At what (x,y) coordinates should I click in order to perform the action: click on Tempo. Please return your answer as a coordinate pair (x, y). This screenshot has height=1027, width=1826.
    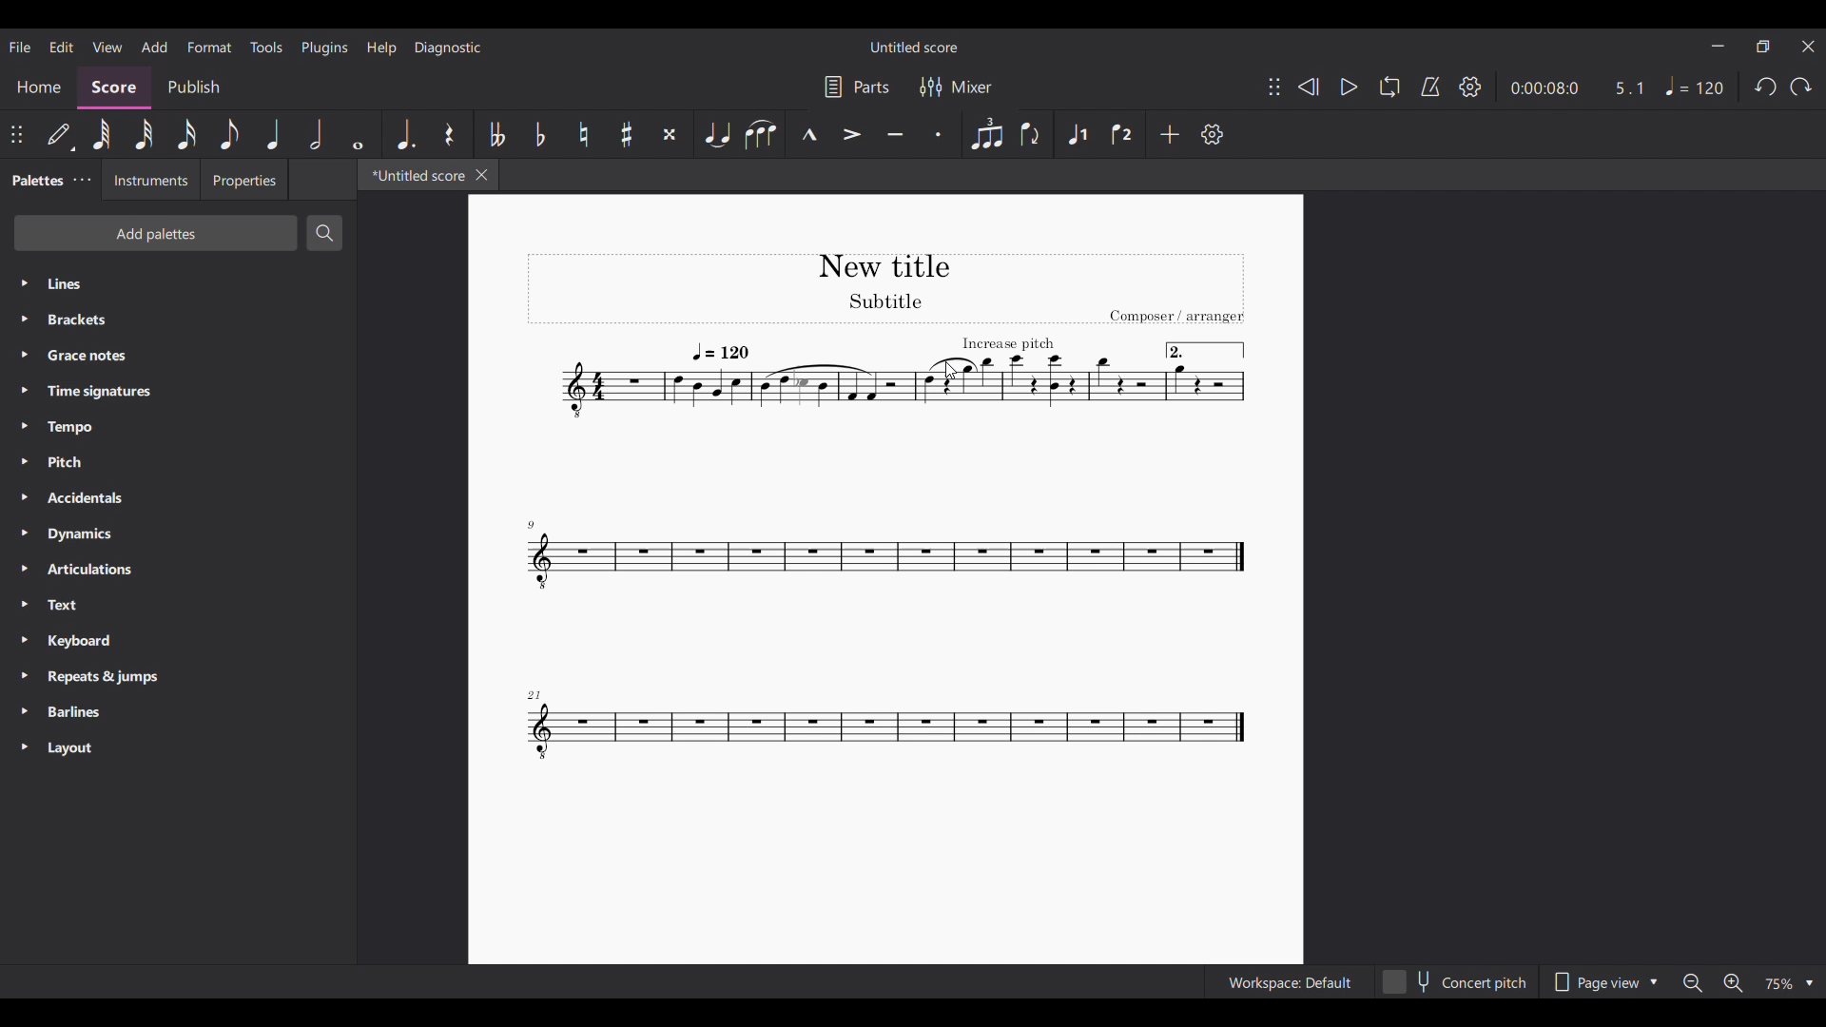
    Looking at the image, I should click on (1695, 87).